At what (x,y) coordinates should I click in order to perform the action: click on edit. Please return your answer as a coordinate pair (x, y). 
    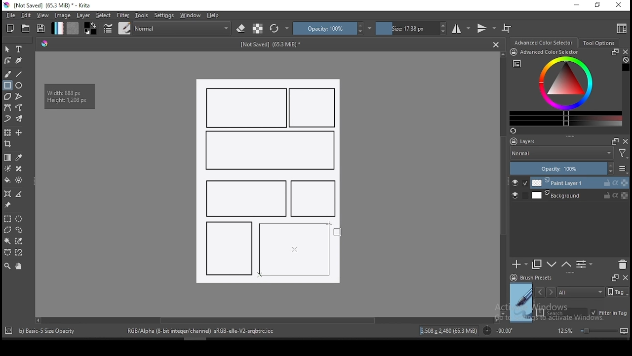
    Looking at the image, I should click on (26, 15).